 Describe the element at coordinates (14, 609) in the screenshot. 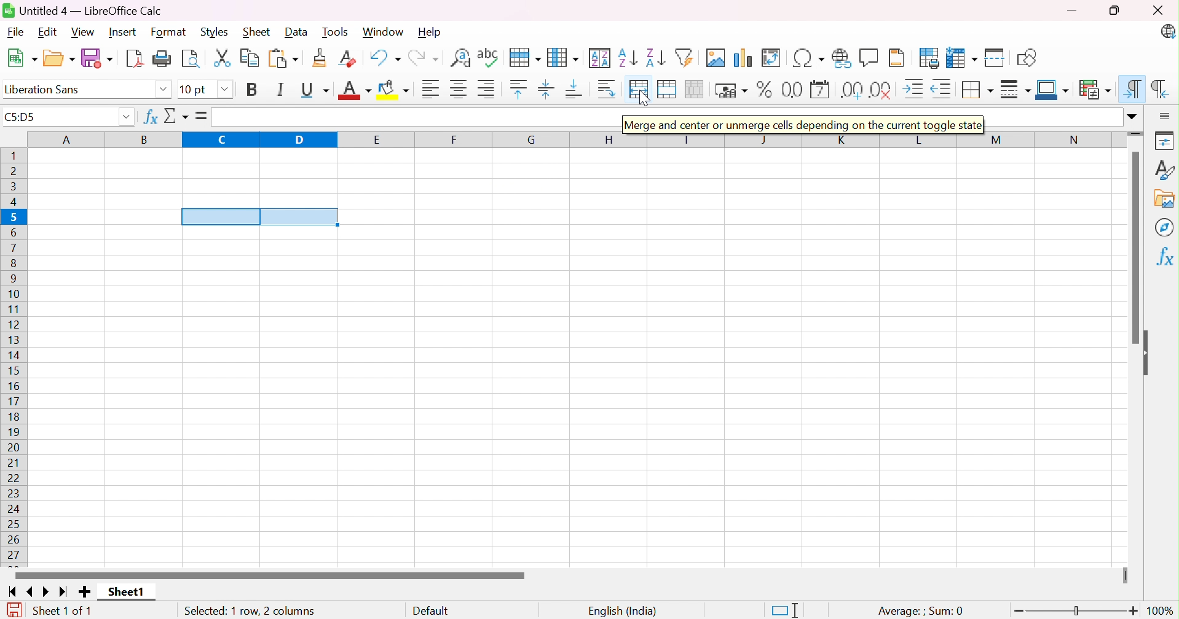

I see `The document has been modified. Click to save the document.` at that location.